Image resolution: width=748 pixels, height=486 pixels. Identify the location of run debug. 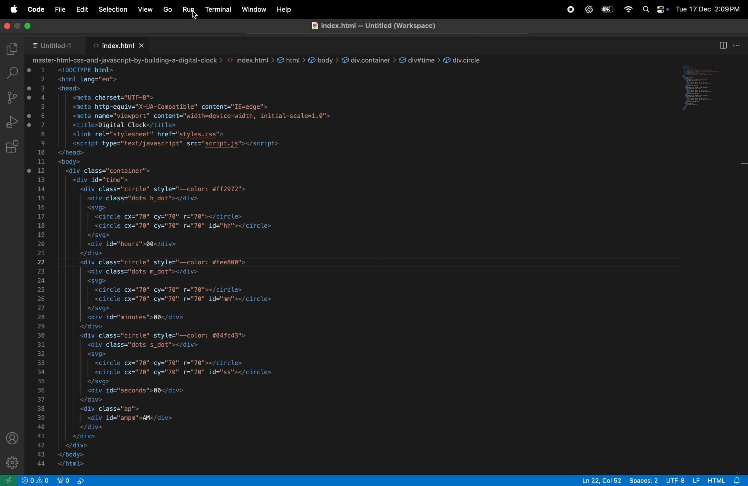
(12, 122).